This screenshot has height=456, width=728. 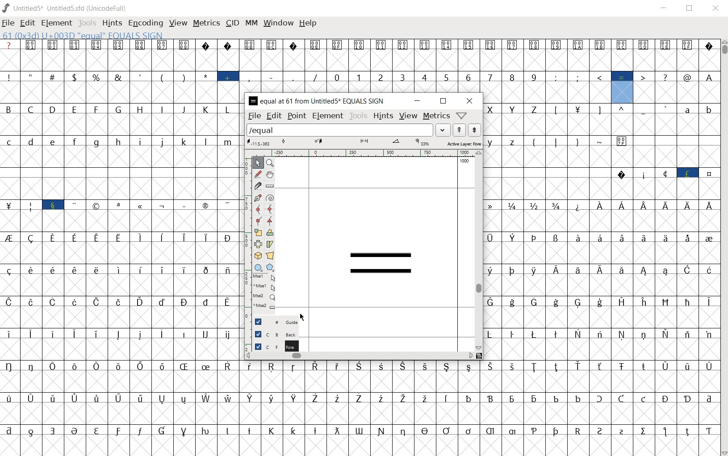 I want to click on 61(0x3d) U+003D "EQUAL" EQUALS SIGN, so click(x=83, y=36).